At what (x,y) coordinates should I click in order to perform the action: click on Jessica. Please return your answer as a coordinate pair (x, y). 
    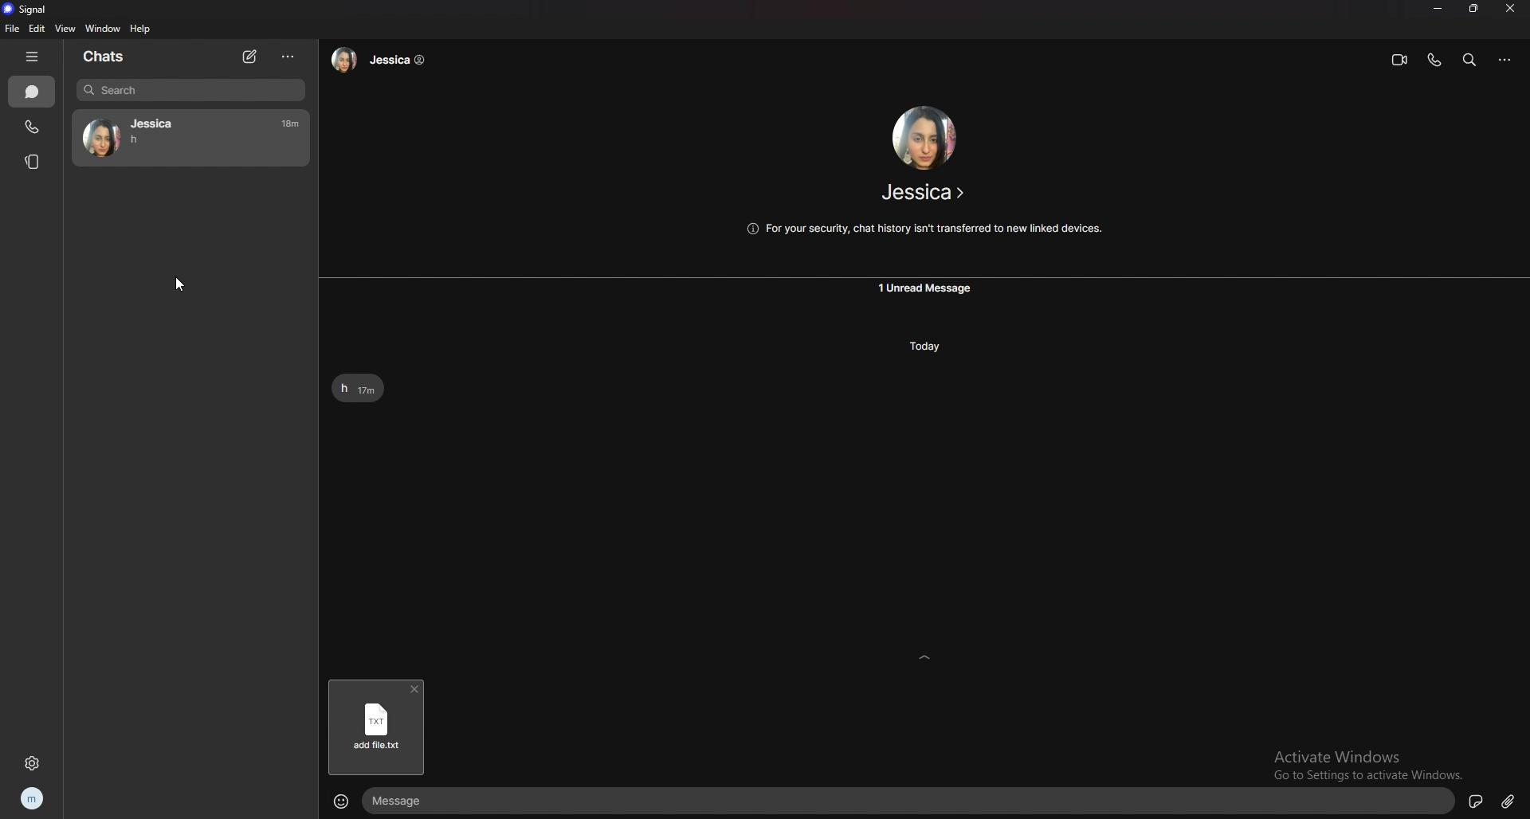
    Looking at the image, I should click on (151, 121).